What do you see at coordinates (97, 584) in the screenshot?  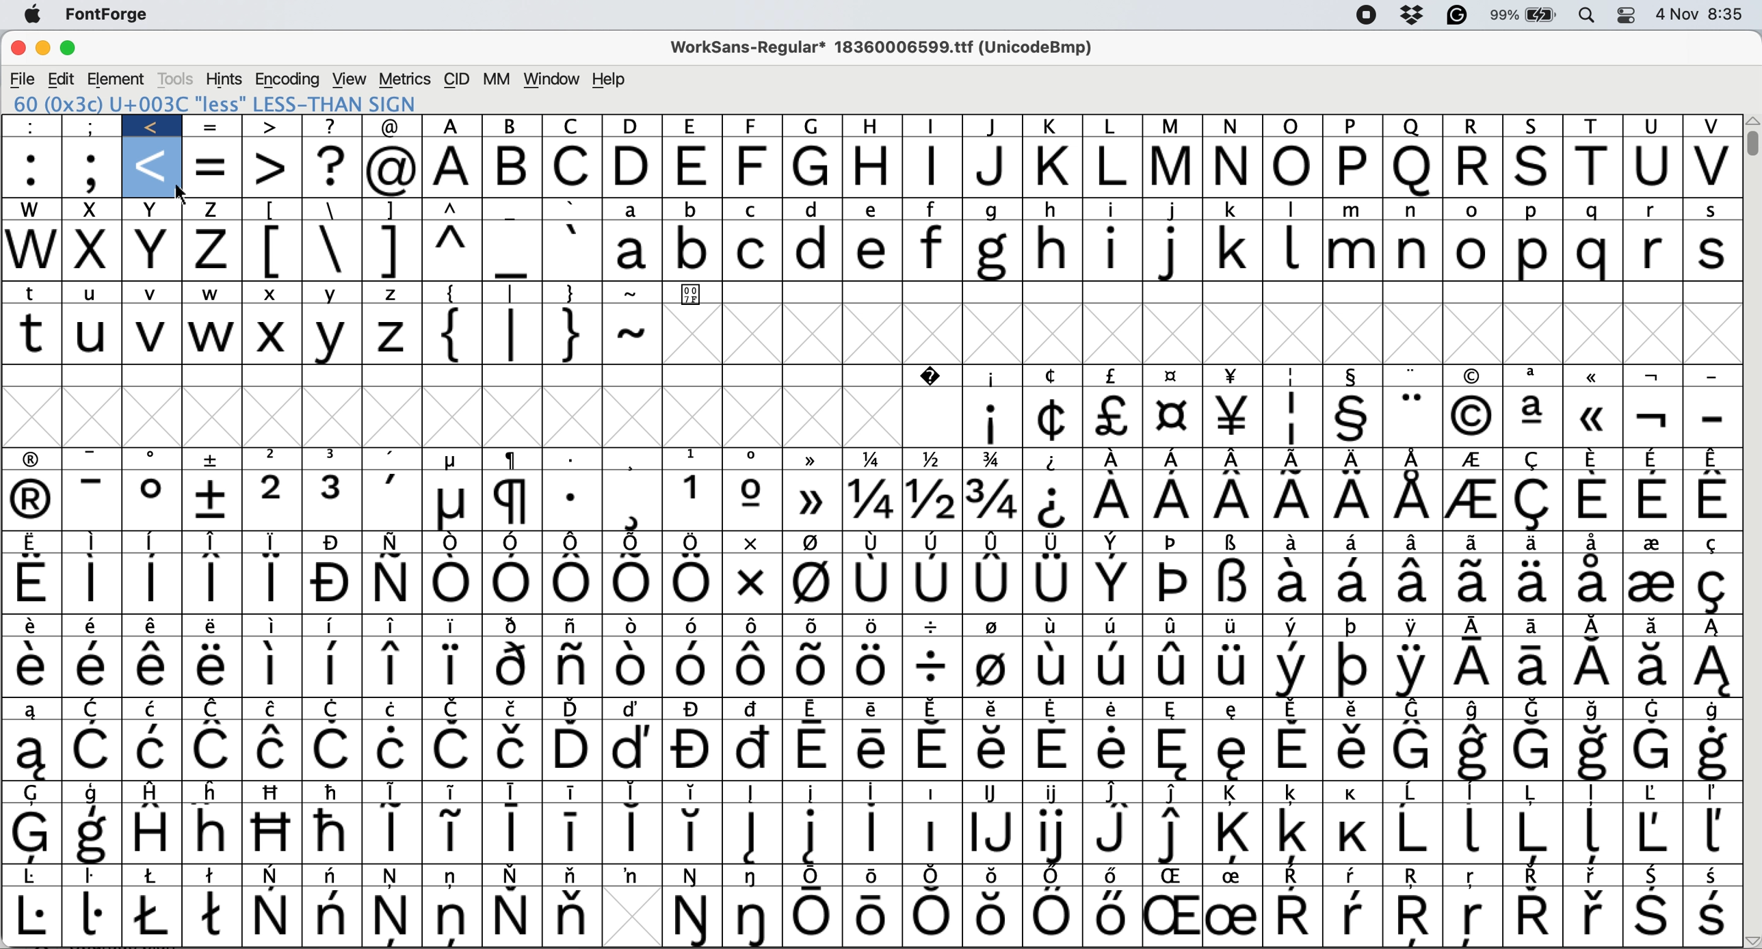 I see `Symbol` at bounding box center [97, 584].